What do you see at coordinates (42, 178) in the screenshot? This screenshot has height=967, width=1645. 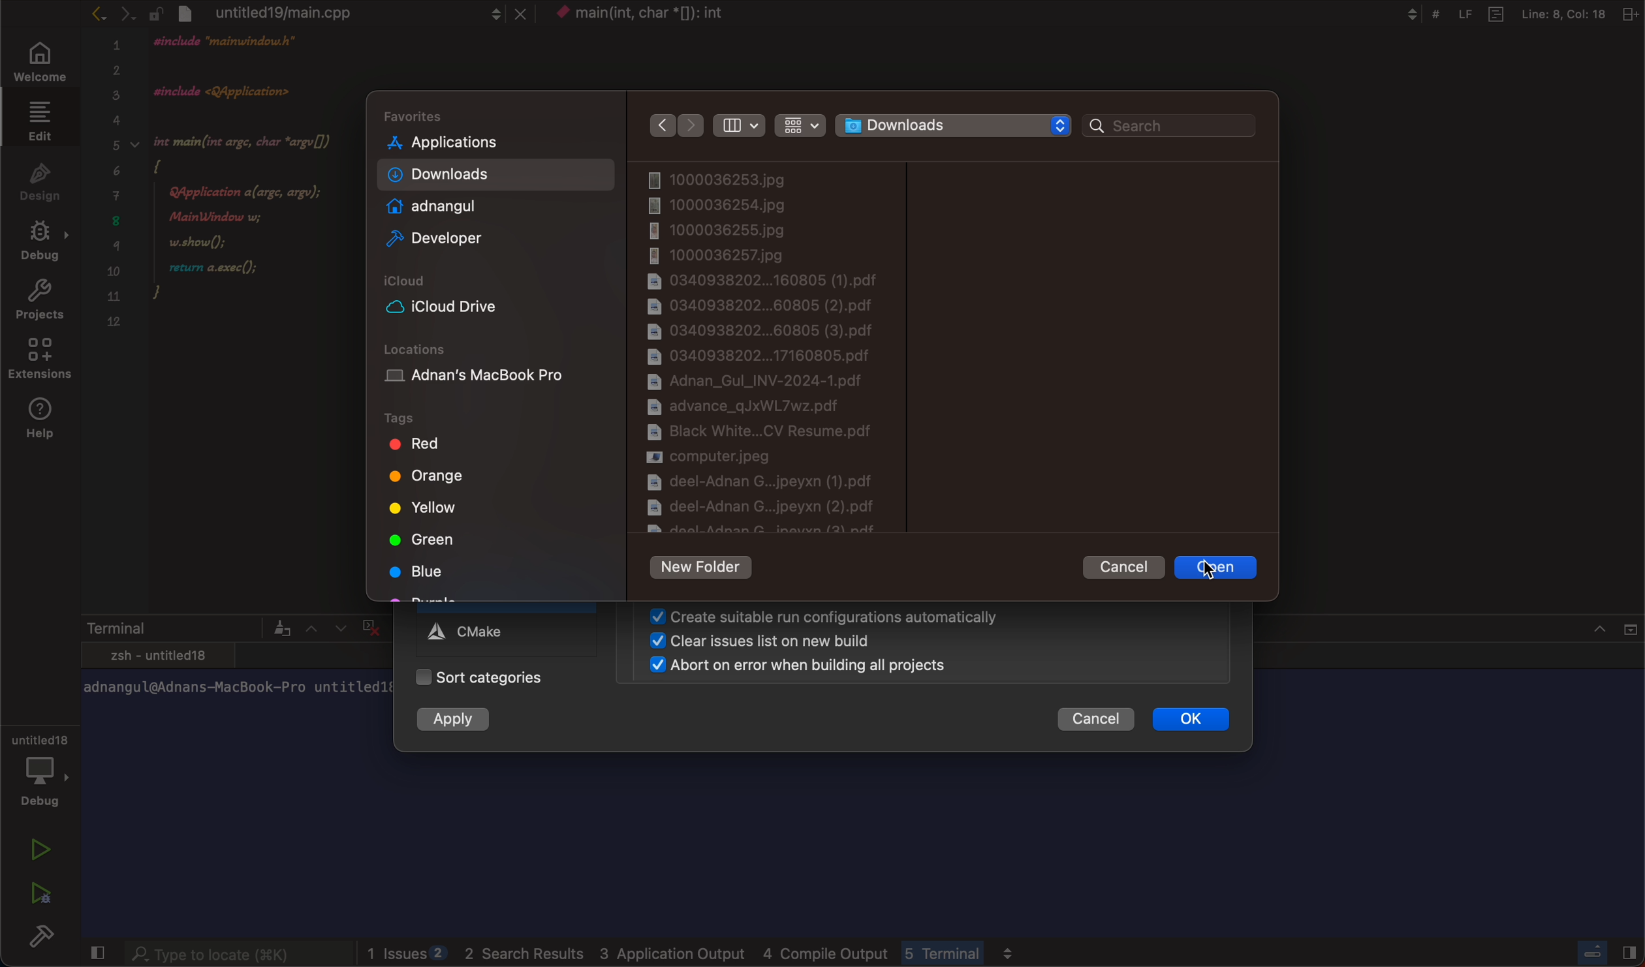 I see `design` at bounding box center [42, 178].